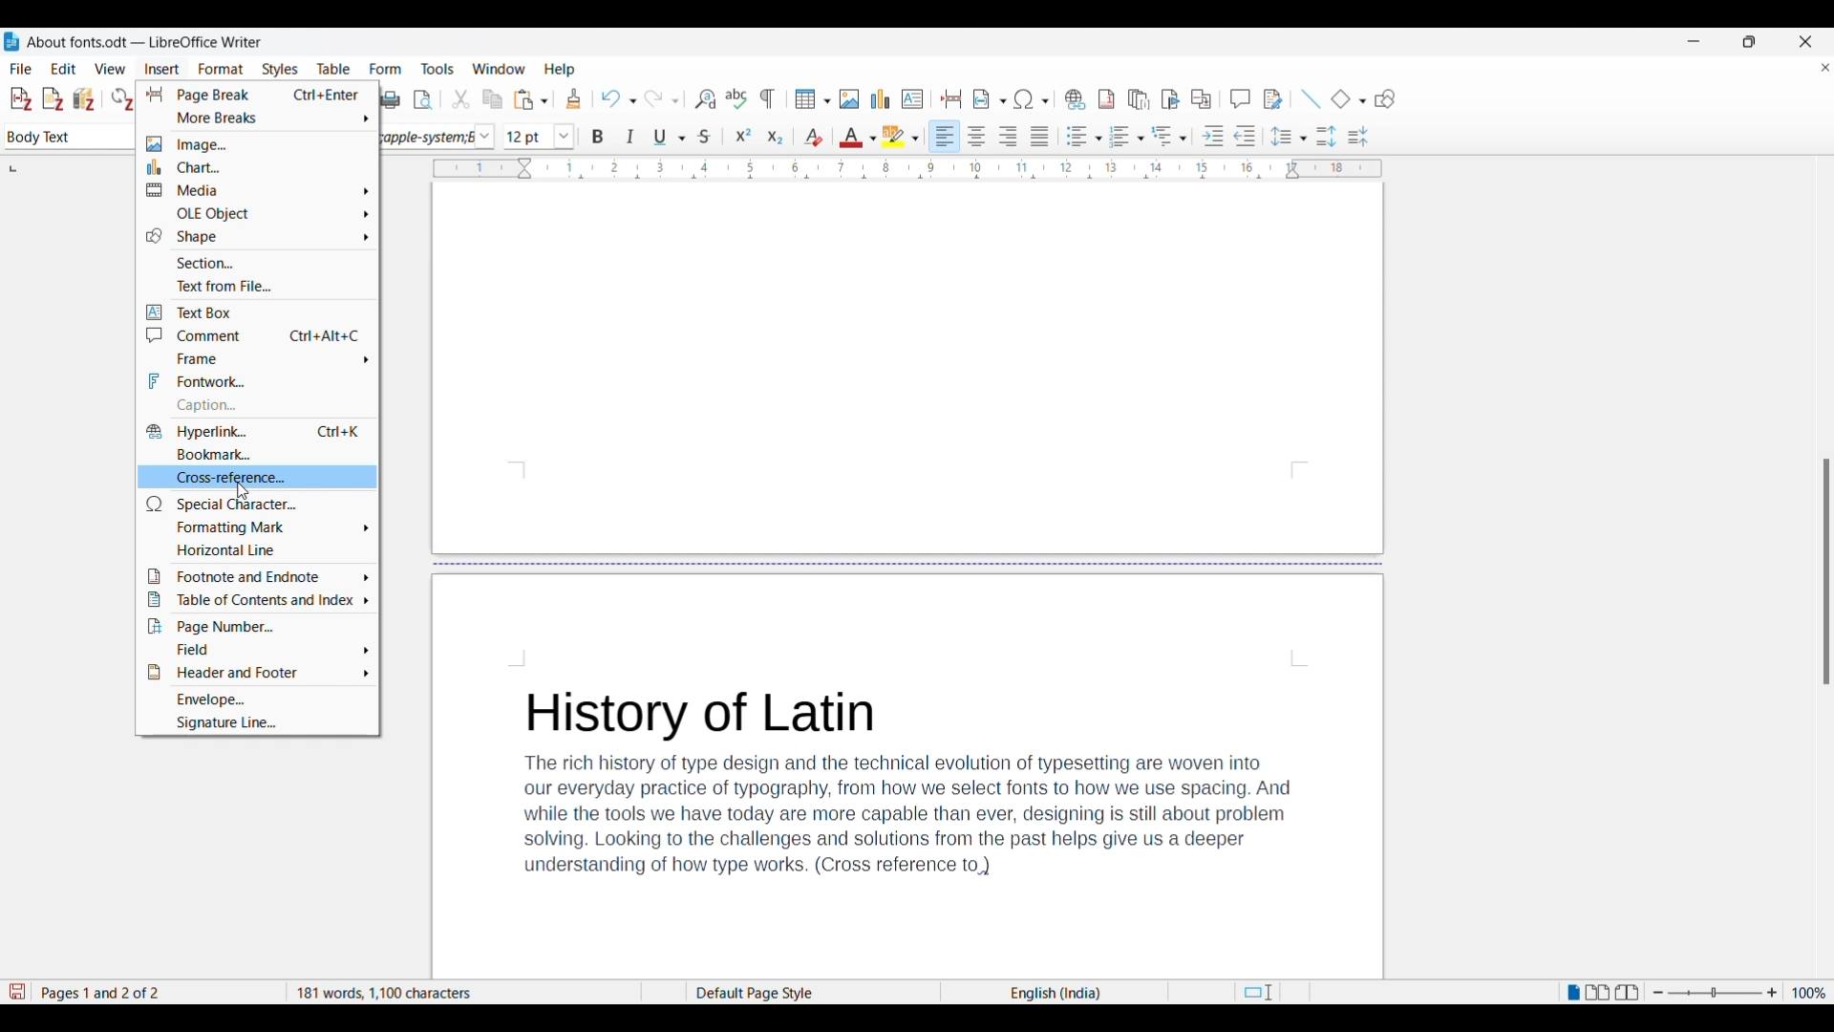 The width and height of the screenshot is (1834, 1032). Describe the element at coordinates (768, 98) in the screenshot. I see `Toggle formatting marks` at that location.